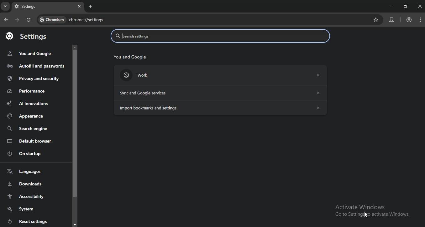  What do you see at coordinates (27, 91) in the screenshot?
I see `Performance` at bounding box center [27, 91].